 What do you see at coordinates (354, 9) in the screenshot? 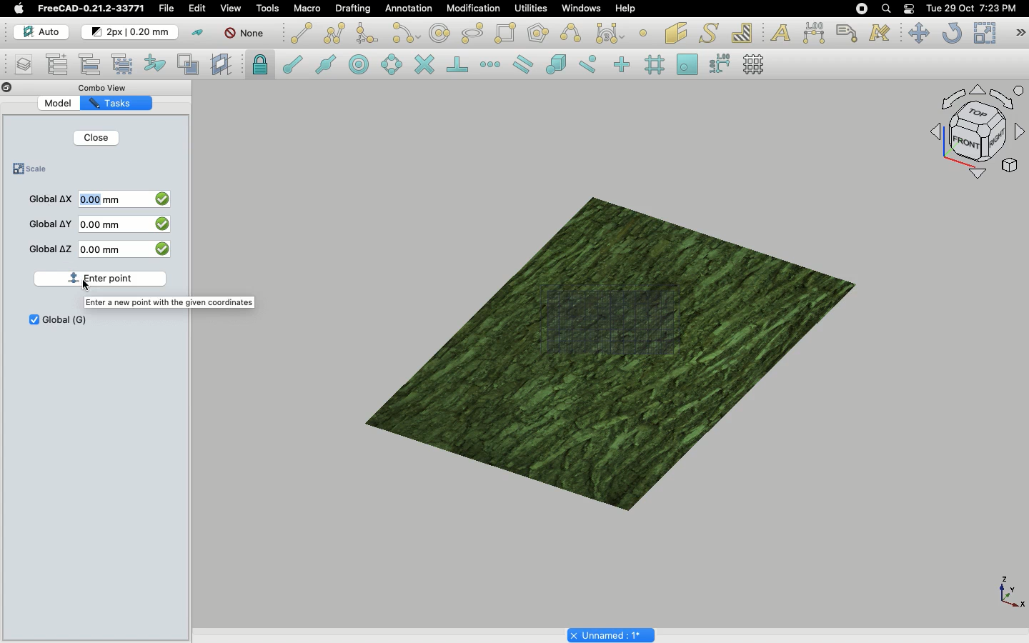
I see `Drafting` at bounding box center [354, 9].